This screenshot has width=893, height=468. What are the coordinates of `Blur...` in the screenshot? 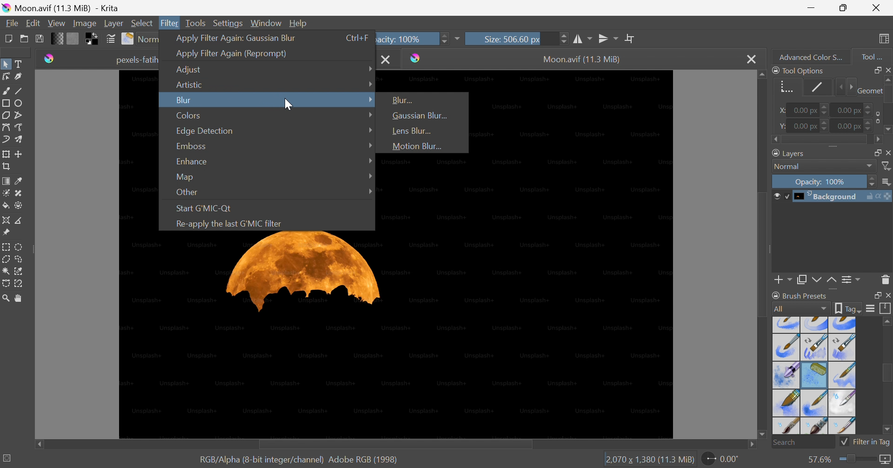 It's located at (400, 99).